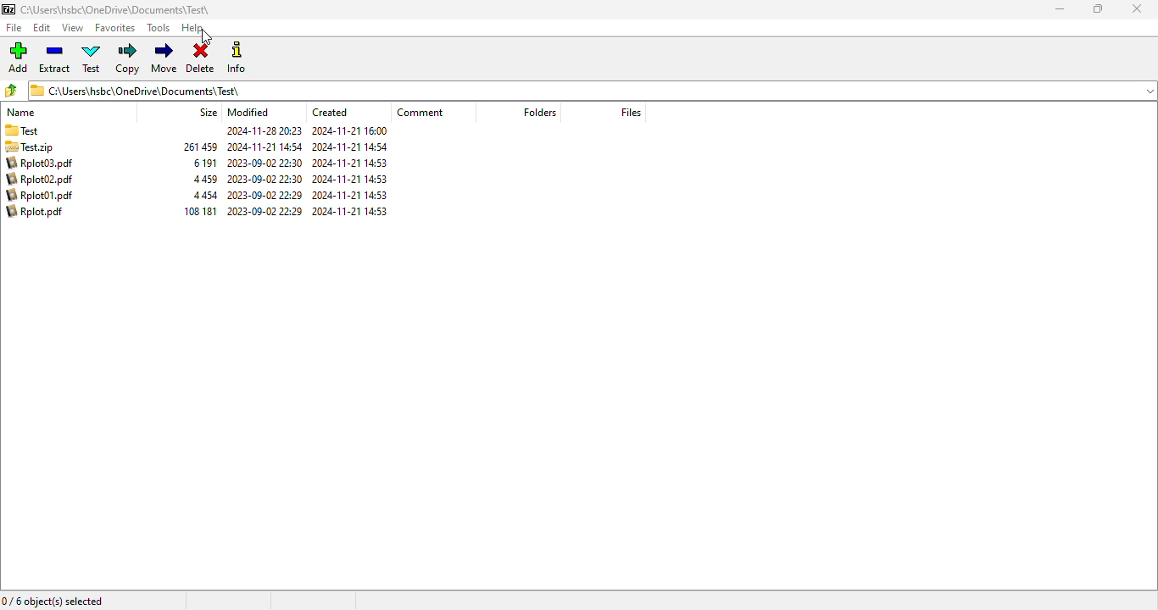  Describe the element at coordinates (248, 113) in the screenshot. I see `modified` at that location.